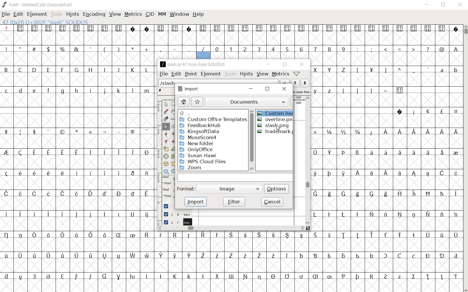 Image resolution: width=468 pixels, height=292 pixels. Describe the element at coordinates (115, 14) in the screenshot. I see `VIEW` at that location.